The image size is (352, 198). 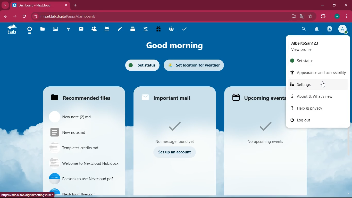 I want to click on reasons to use nextcloud.pdf, so click(x=82, y=179).